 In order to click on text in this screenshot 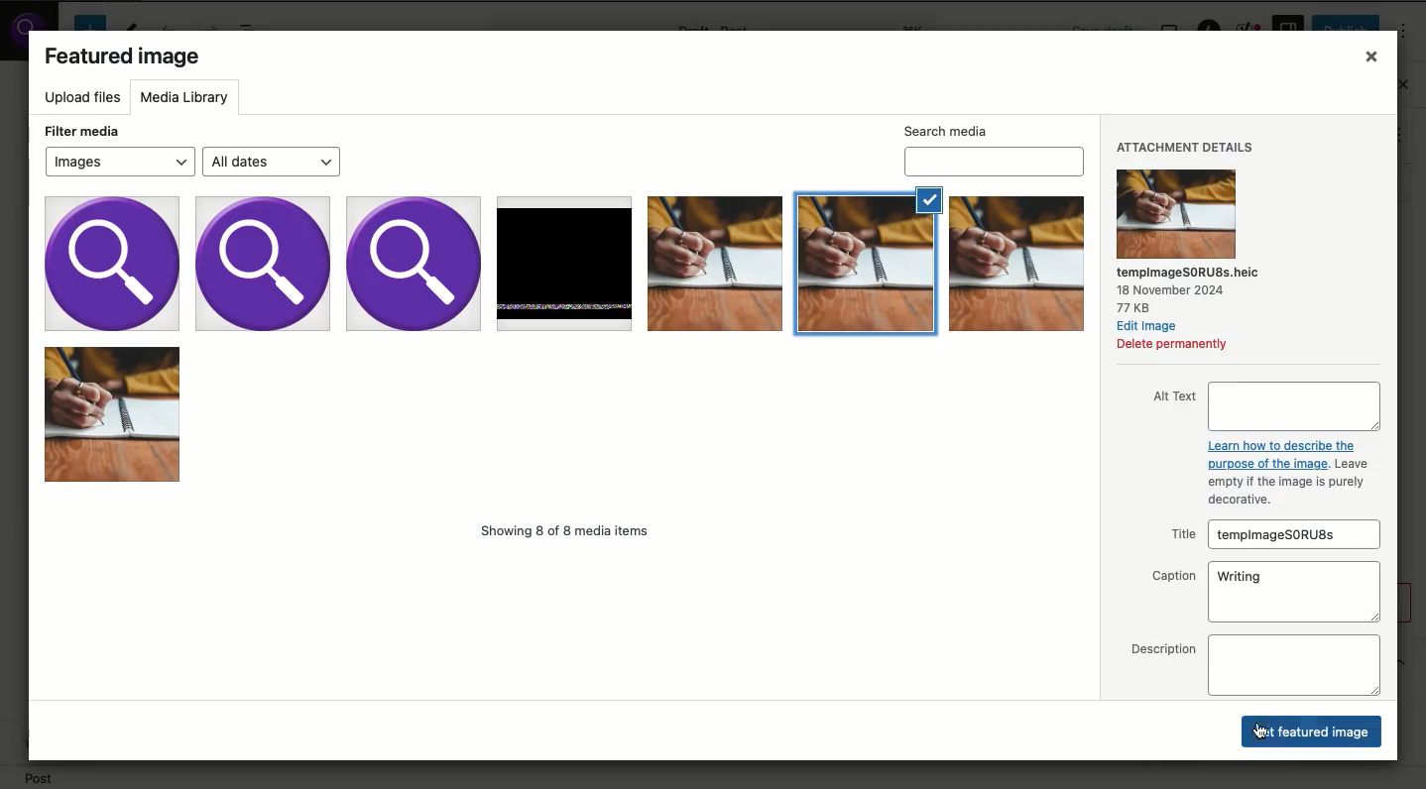, I will do `click(1351, 463)`.